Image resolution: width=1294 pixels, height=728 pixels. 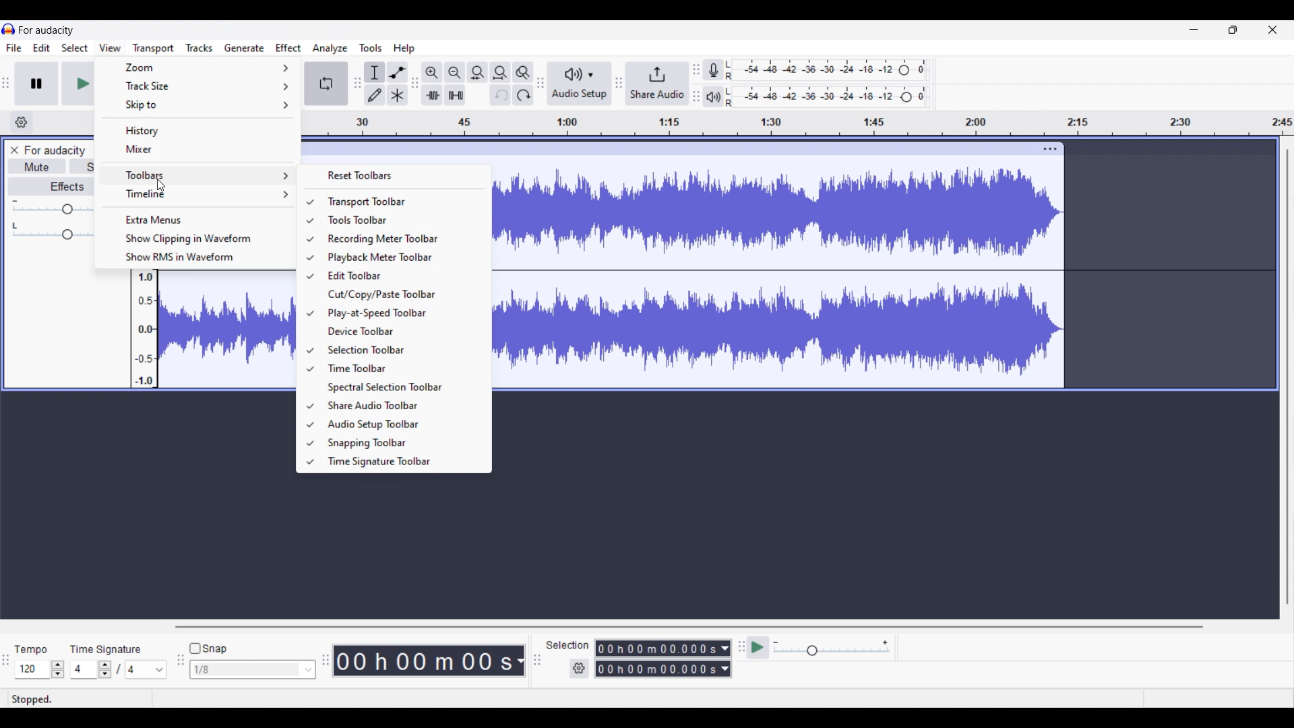 What do you see at coordinates (198, 129) in the screenshot?
I see `History` at bounding box center [198, 129].